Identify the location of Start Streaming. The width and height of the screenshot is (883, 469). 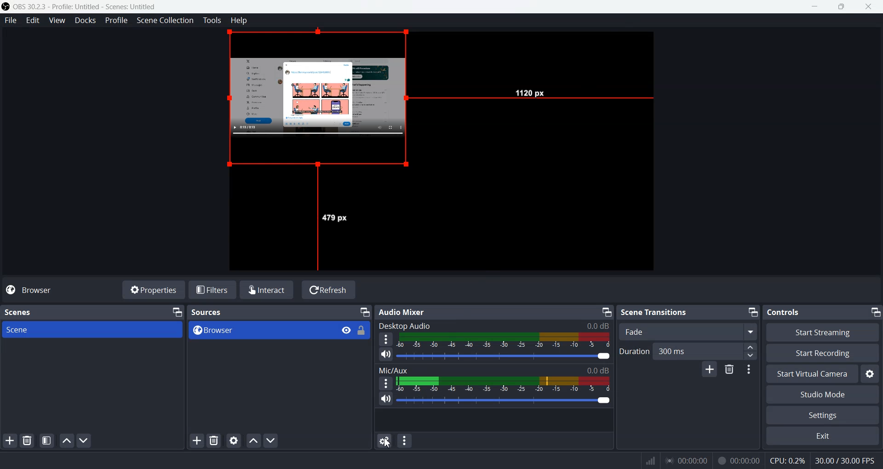
(823, 332).